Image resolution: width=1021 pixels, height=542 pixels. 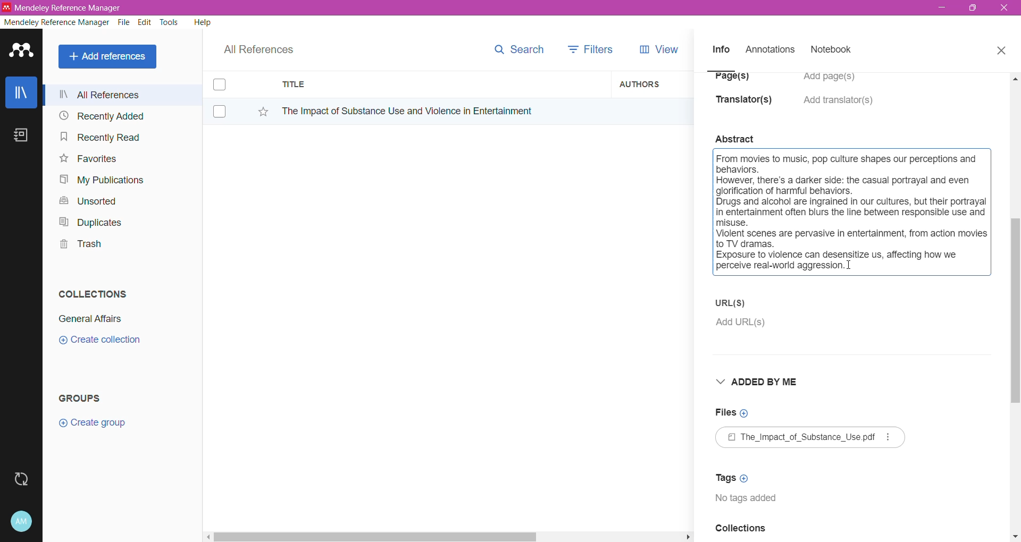 I want to click on Search, so click(x=518, y=47).